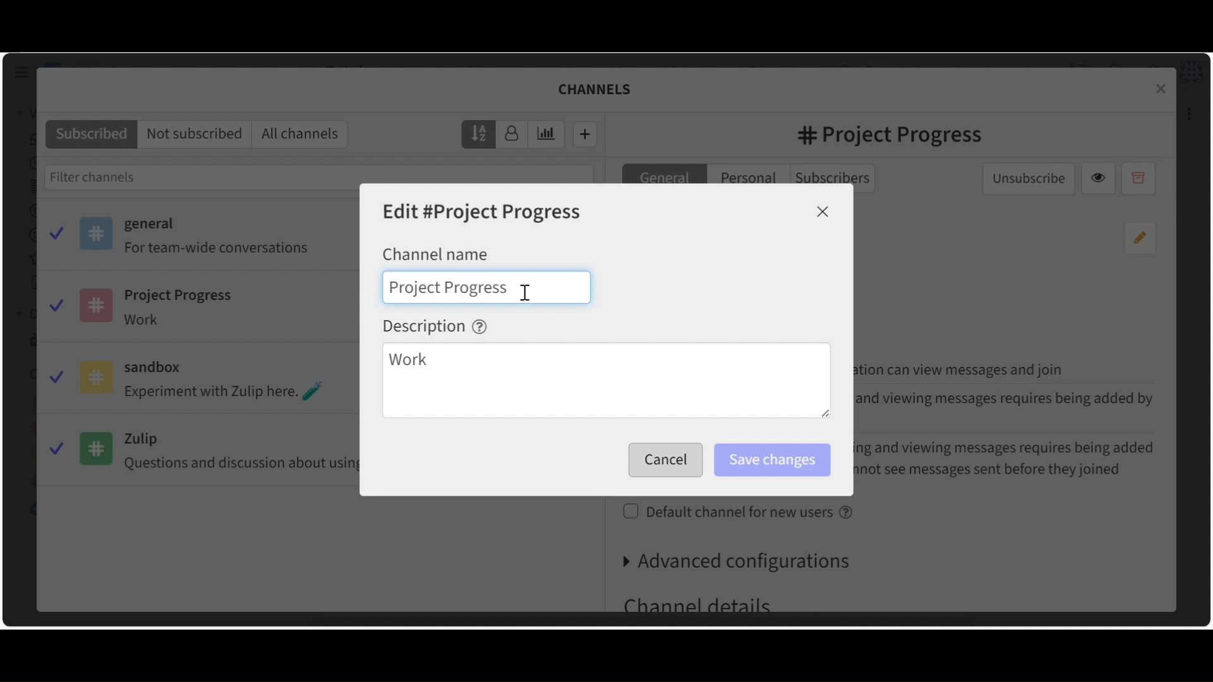 The height and width of the screenshot is (682, 1213). I want to click on Channel name Field, so click(447, 287).